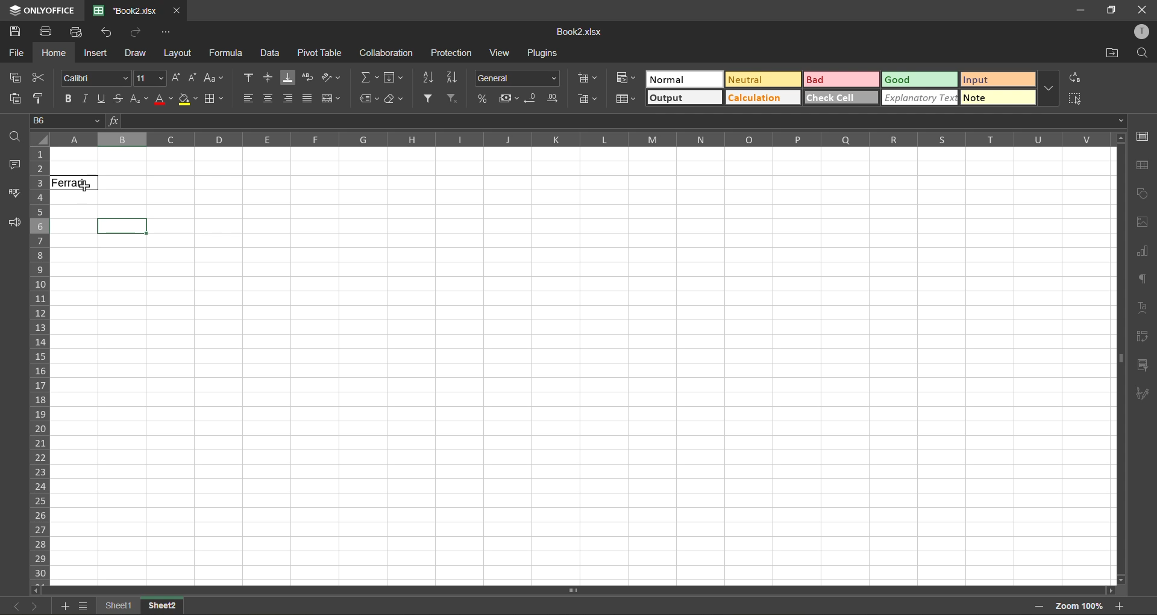  Describe the element at coordinates (108, 32) in the screenshot. I see `undo` at that location.